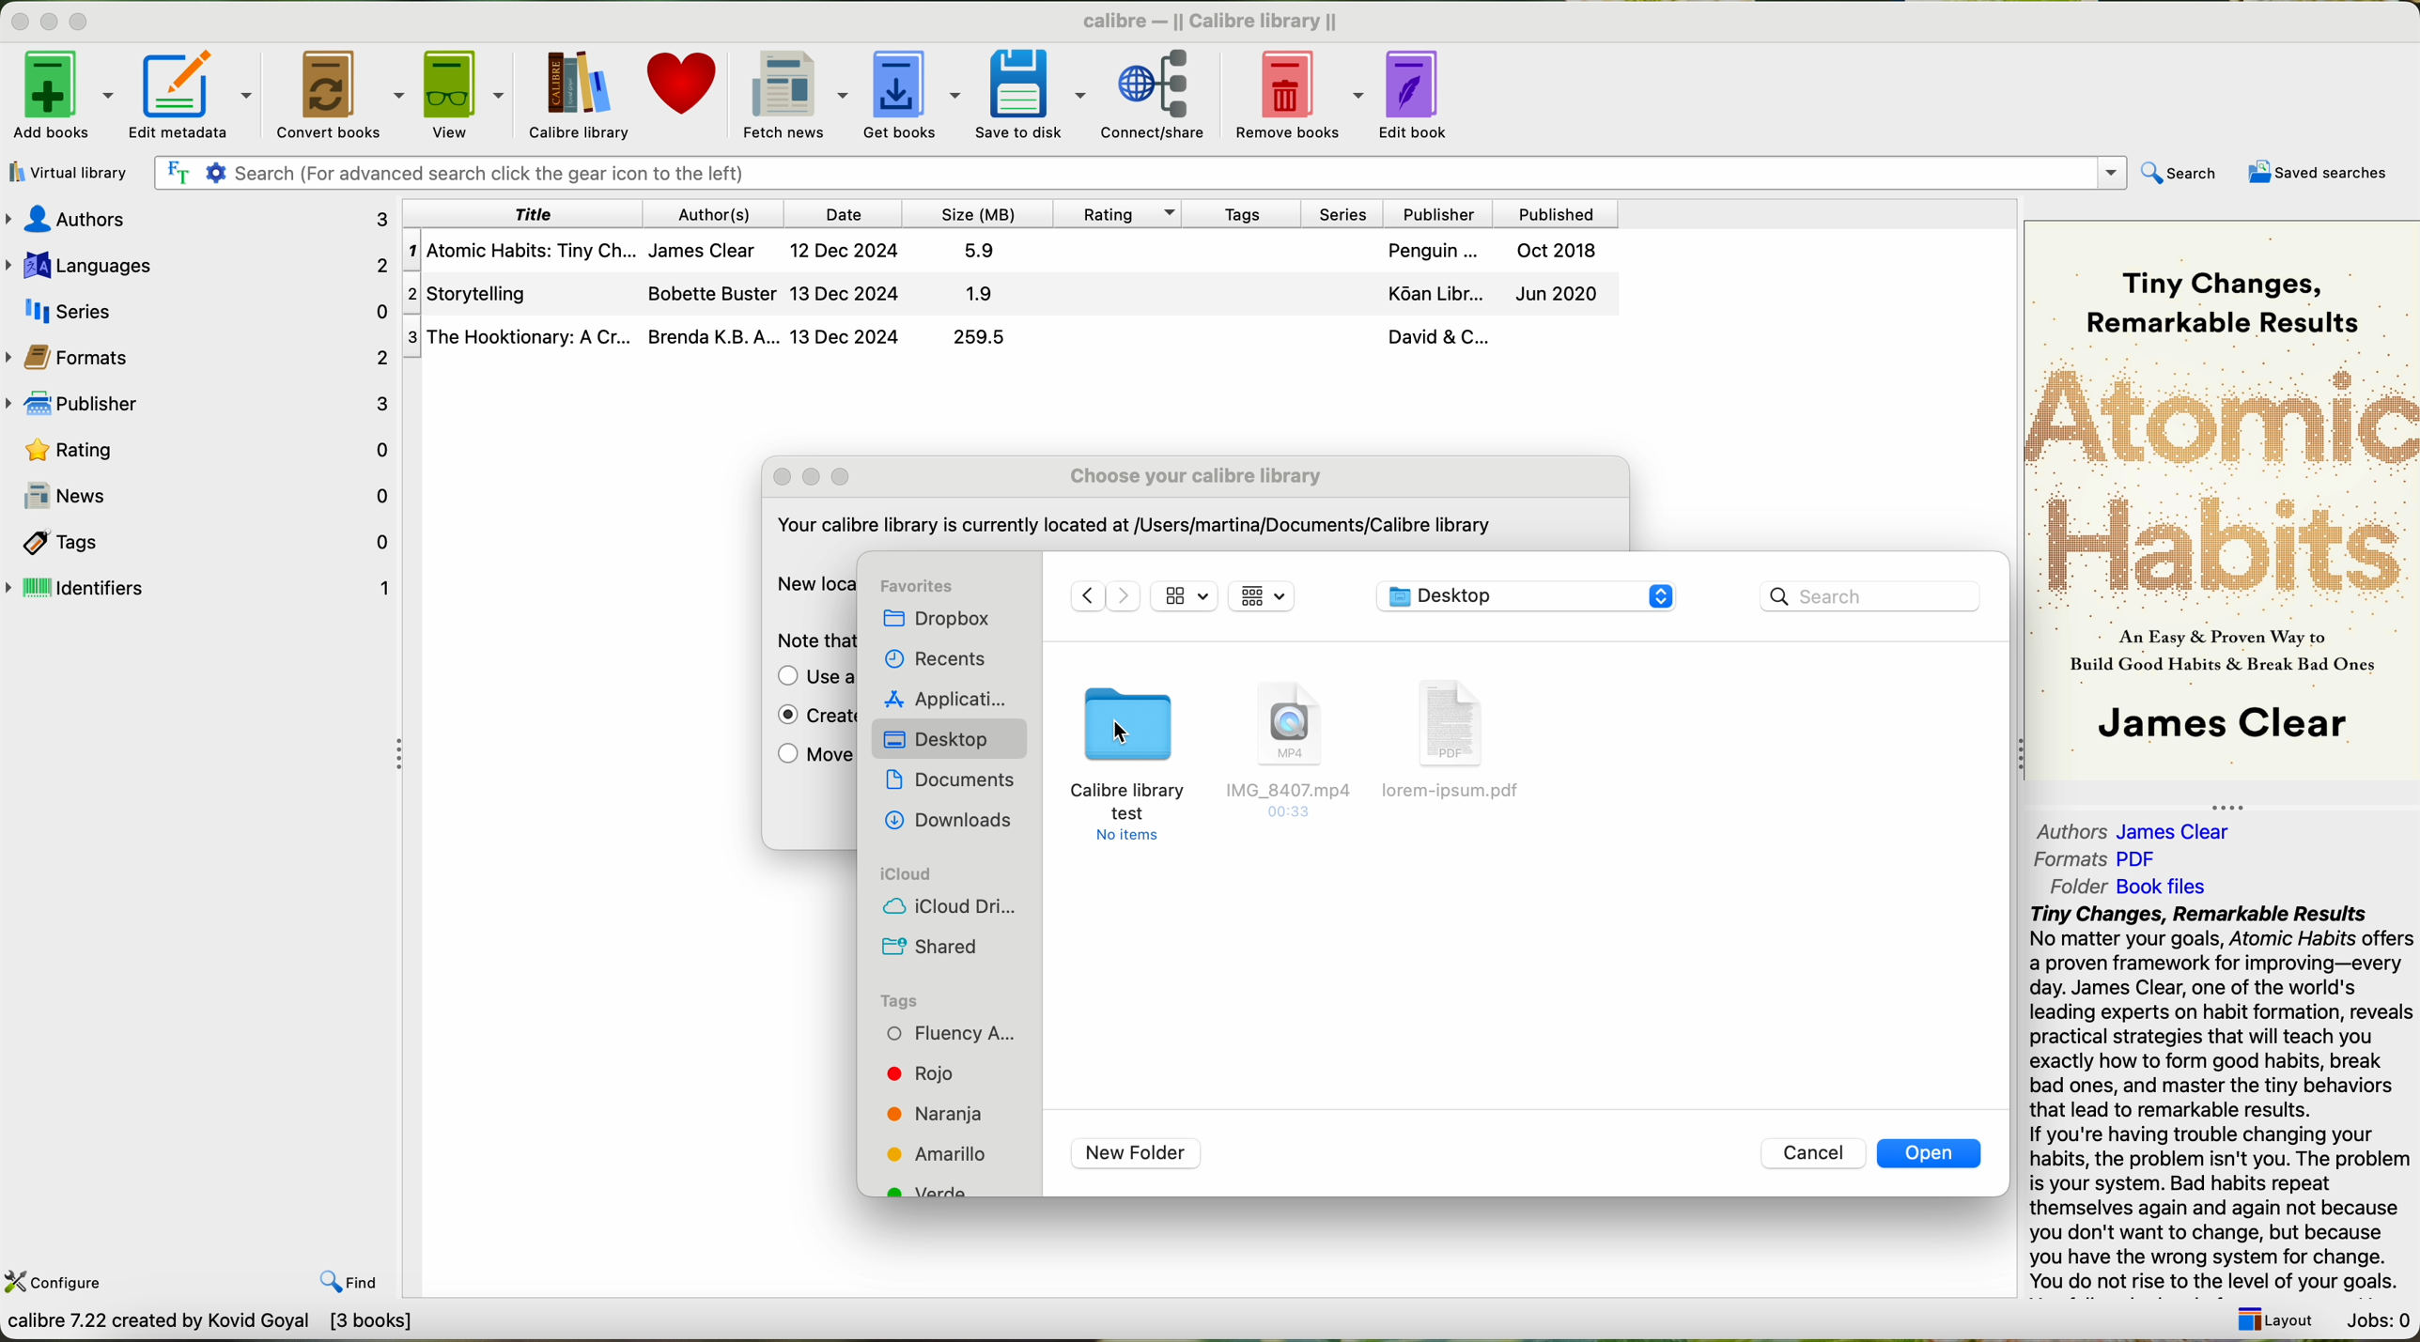 The width and height of the screenshot is (2420, 1342). What do you see at coordinates (2178, 175) in the screenshot?
I see `search` at bounding box center [2178, 175].